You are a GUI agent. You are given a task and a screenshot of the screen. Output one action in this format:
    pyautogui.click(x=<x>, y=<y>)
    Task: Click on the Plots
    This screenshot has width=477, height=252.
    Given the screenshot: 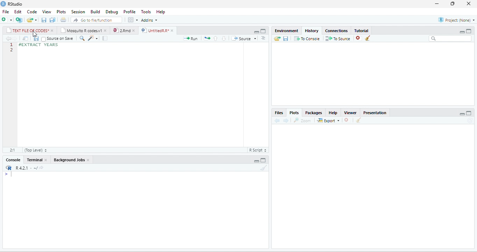 What is the action you would take?
    pyautogui.click(x=294, y=112)
    